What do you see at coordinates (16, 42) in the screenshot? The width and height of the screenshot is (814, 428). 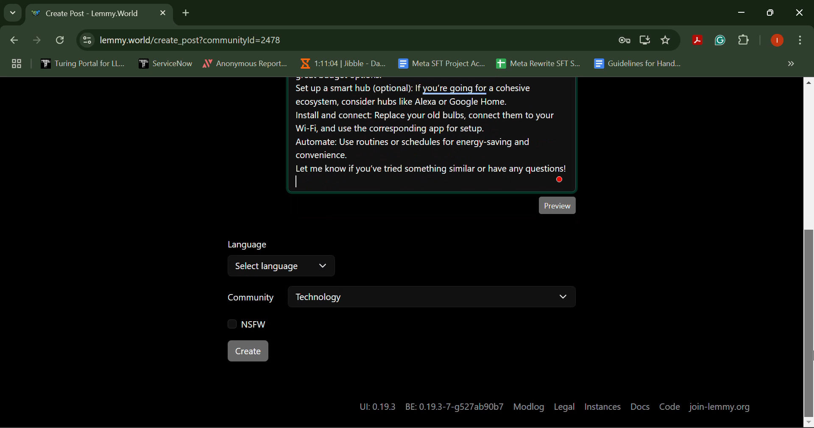 I see `Previous Page` at bounding box center [16, 42].